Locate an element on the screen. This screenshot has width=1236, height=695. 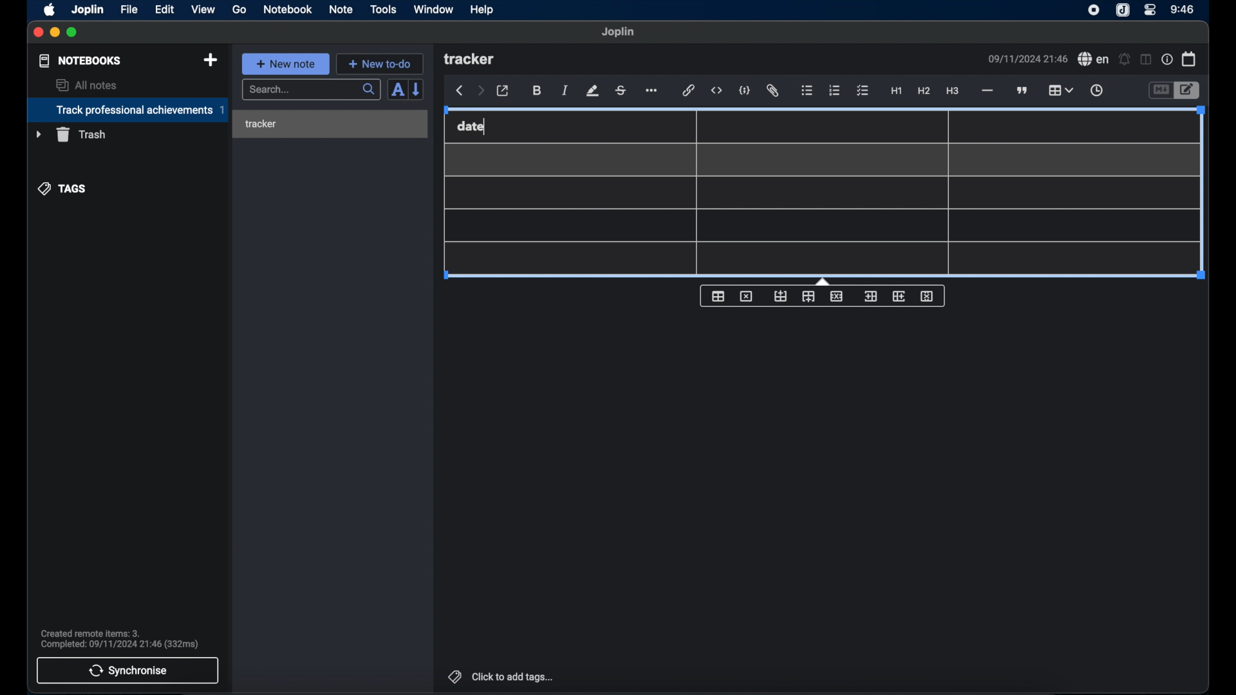
date and time is located at coordinates (1027, 59).